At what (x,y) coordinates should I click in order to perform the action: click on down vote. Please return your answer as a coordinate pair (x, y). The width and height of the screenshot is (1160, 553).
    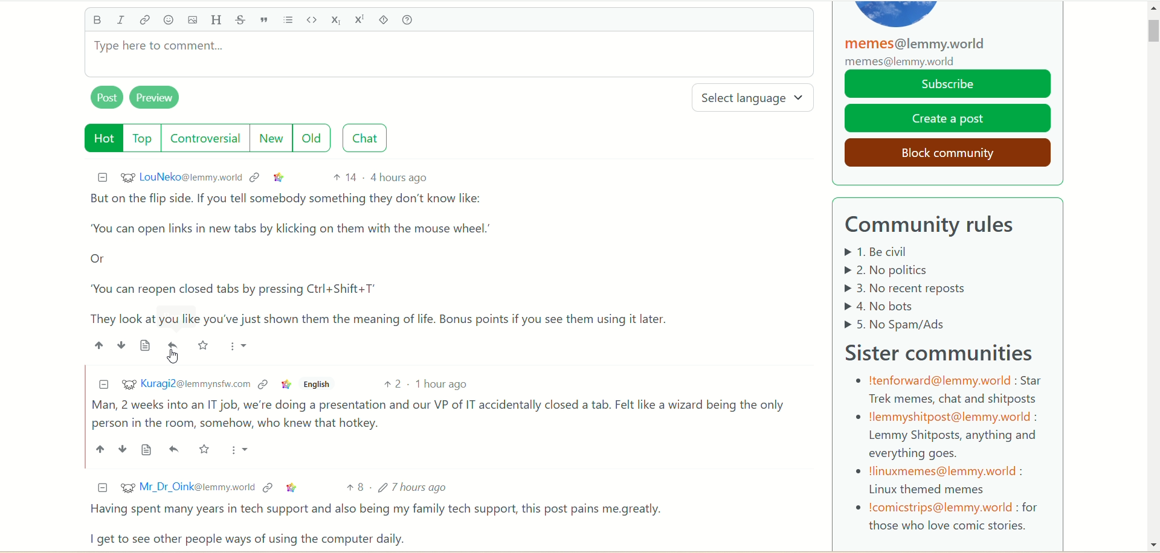
    Looking at the image, I should click on (123, 449).